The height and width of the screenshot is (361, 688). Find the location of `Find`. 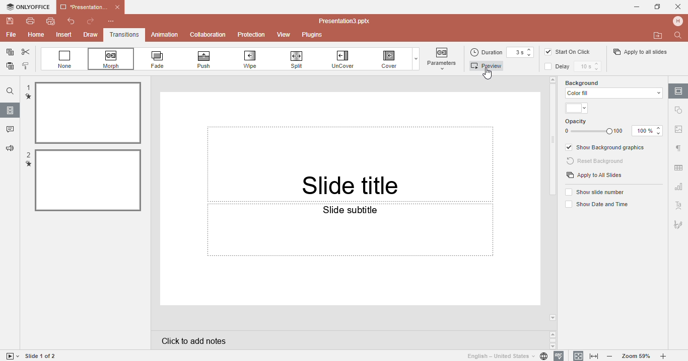

Find is located at coordinates (10, 91).